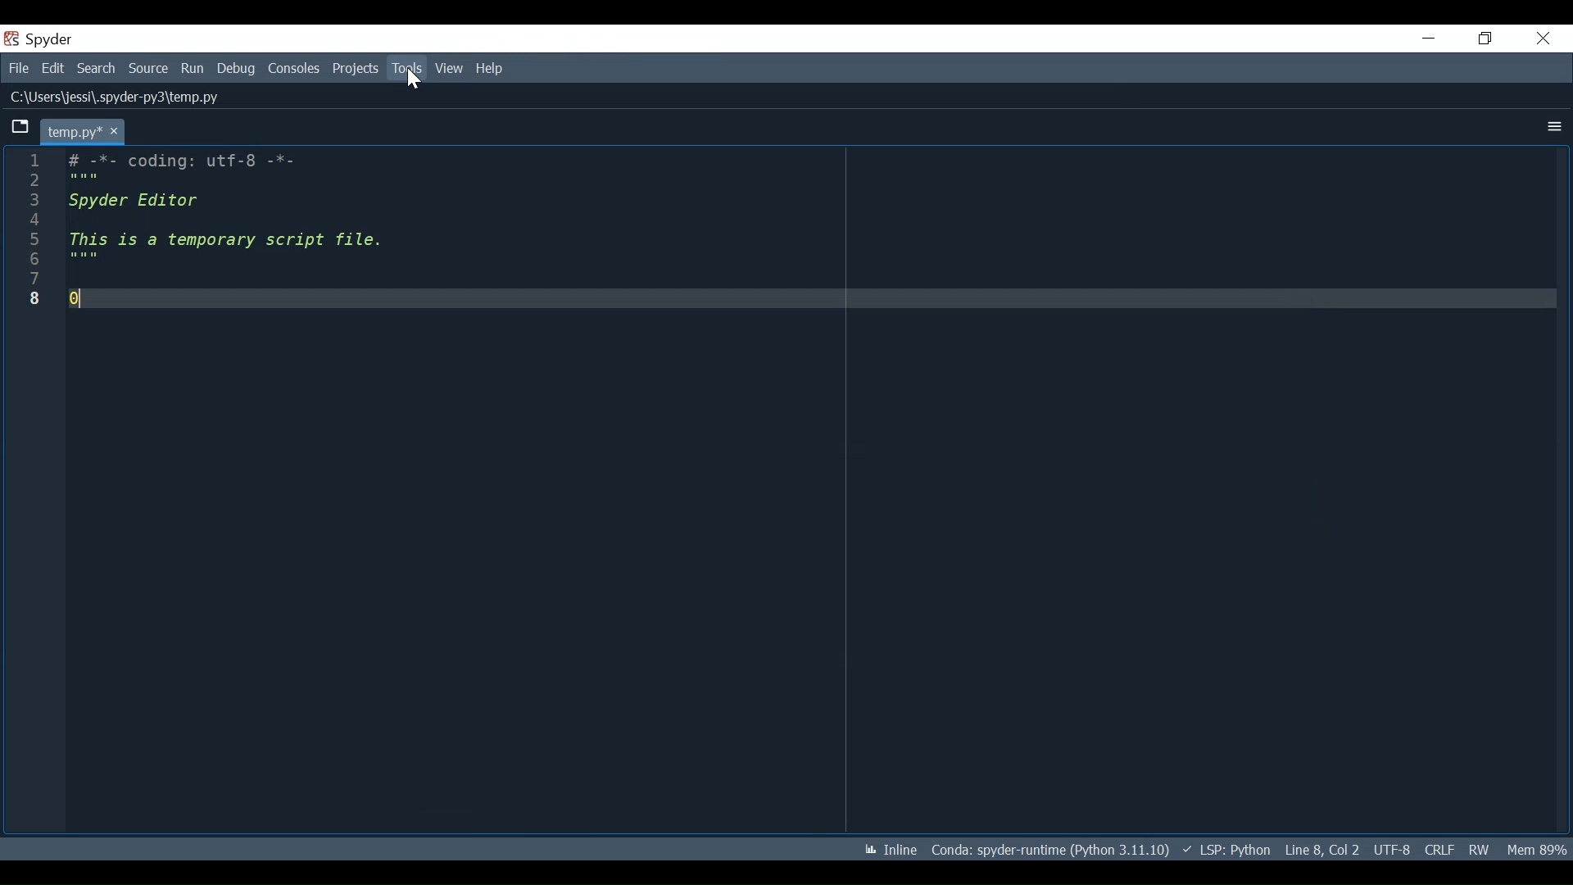 The height and width of the screenshot is (885, 1573). What do you see at coordinates (235, 68) in the screenshot?
I see `Debug` at bounding box center [235, 68].